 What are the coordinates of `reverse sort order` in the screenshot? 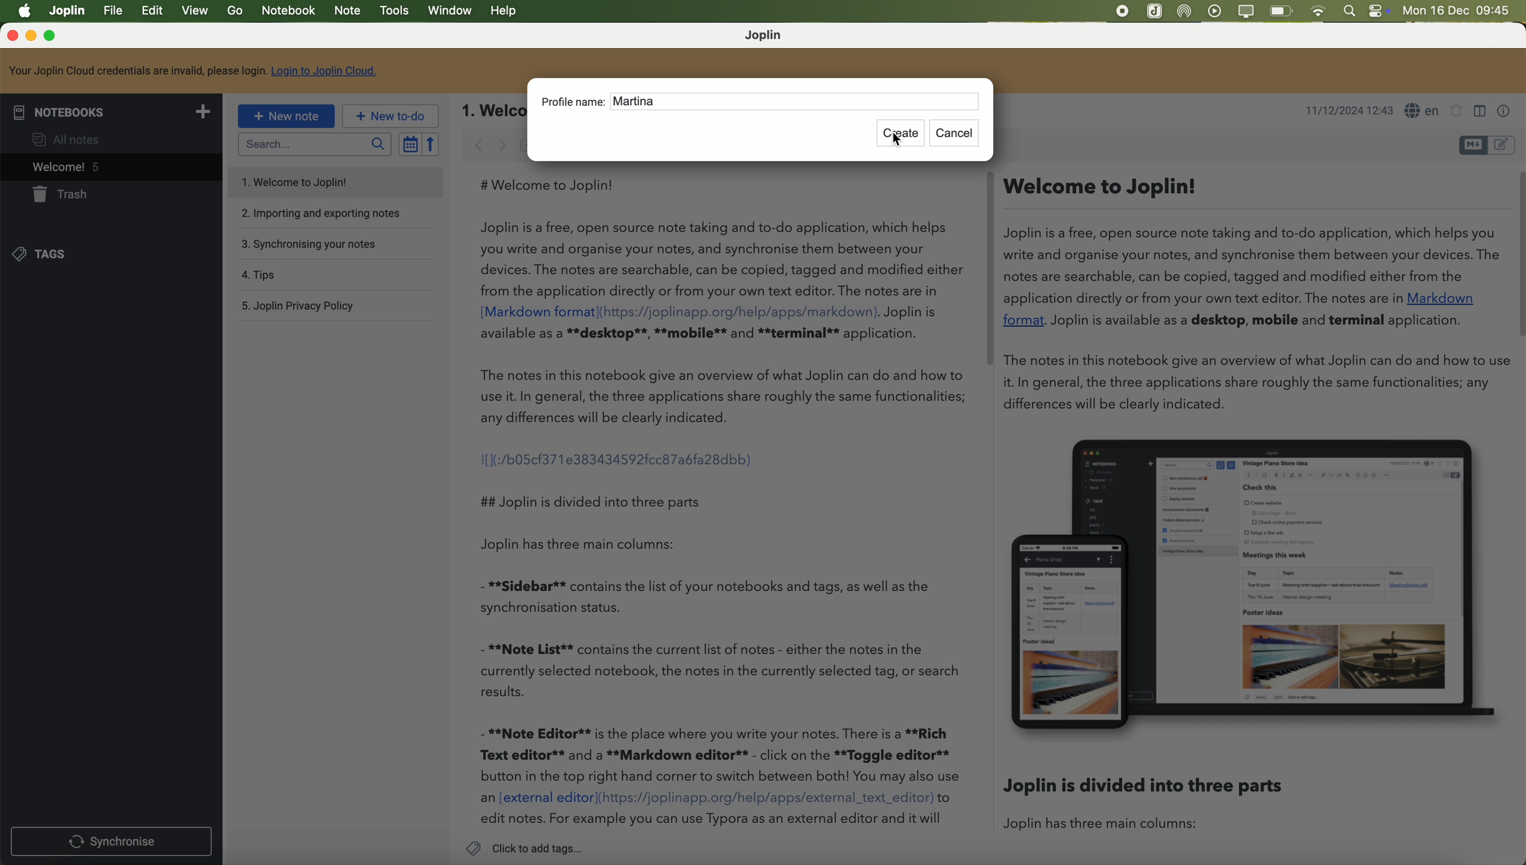 It's located at (430, 144).